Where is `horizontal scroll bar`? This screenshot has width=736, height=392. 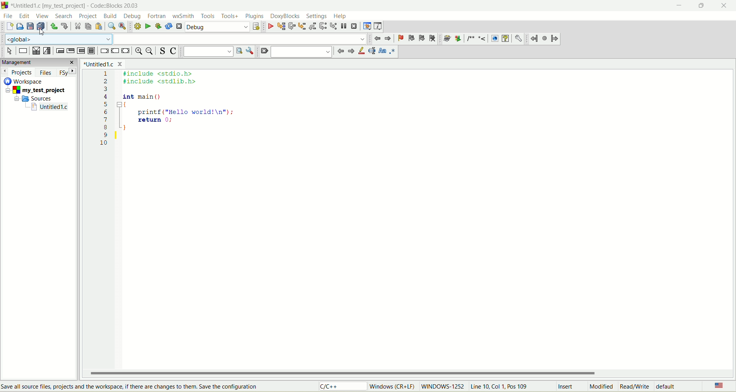 horizontal scroll bar is located at coordinates (411, 373).